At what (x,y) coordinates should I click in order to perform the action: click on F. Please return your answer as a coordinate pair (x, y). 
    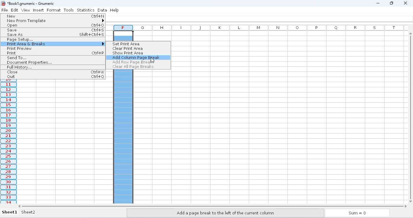
    Looking at the image, I should click on (123, 27).